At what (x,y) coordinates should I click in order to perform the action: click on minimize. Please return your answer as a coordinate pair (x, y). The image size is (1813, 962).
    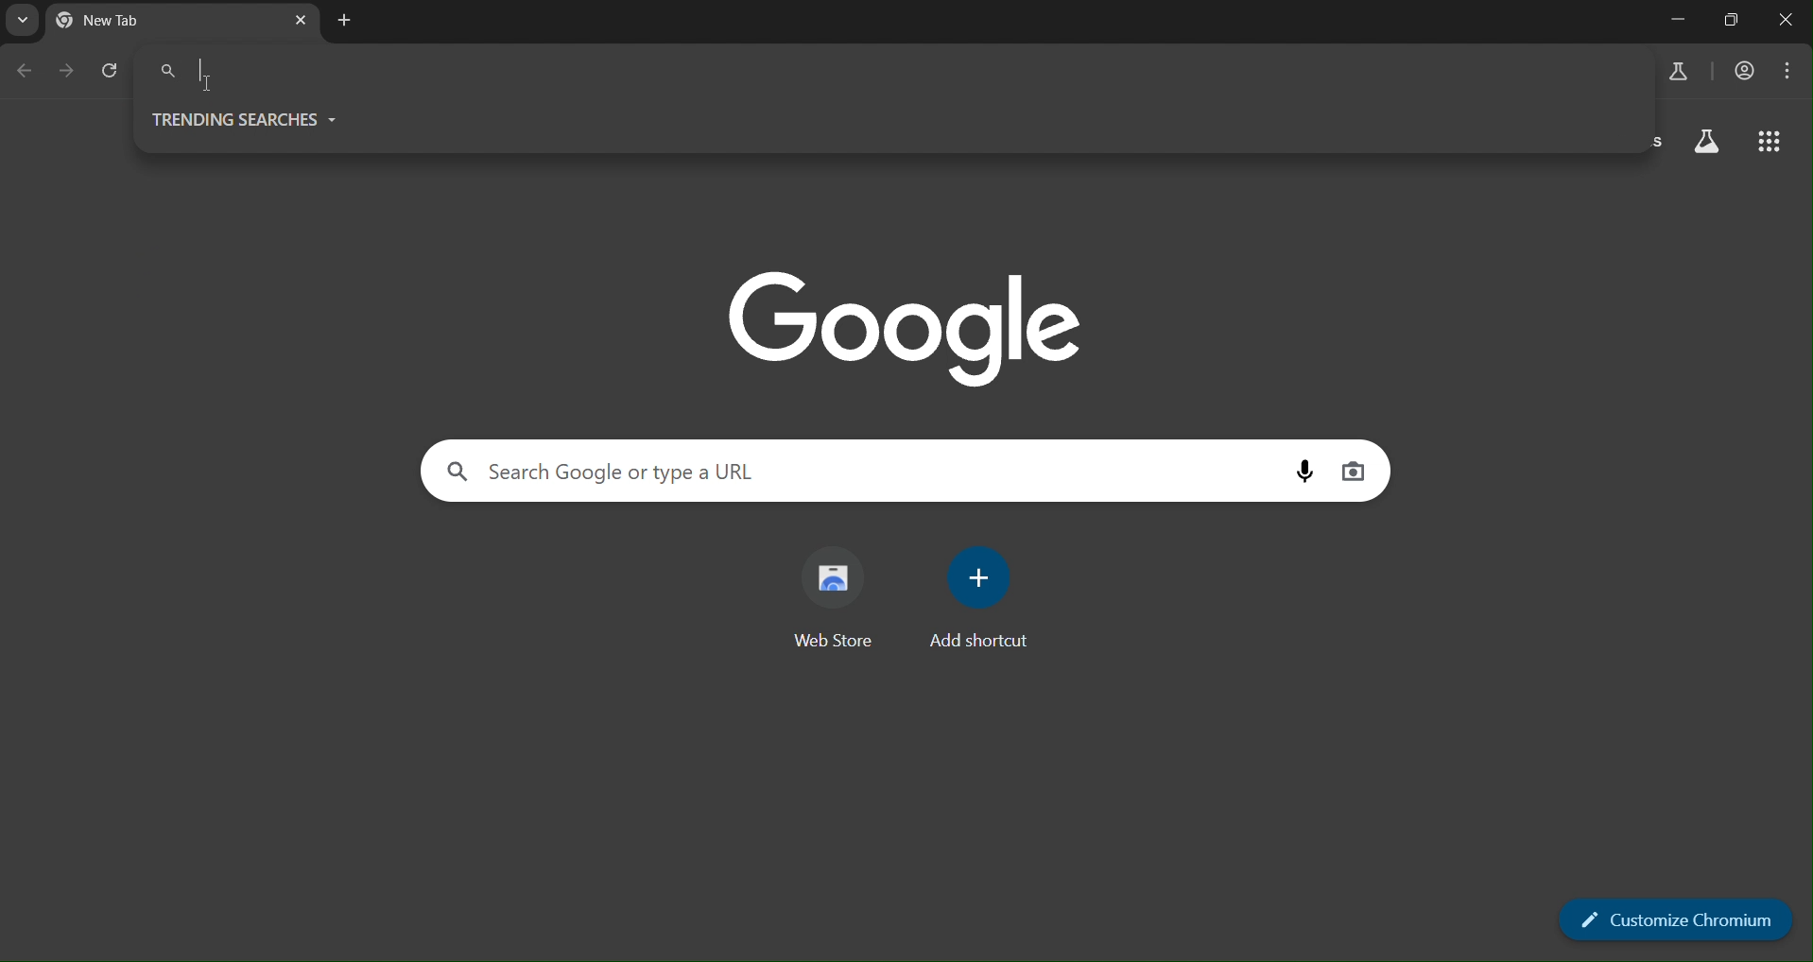
    Looking at the image, I should click on (1680, 20).